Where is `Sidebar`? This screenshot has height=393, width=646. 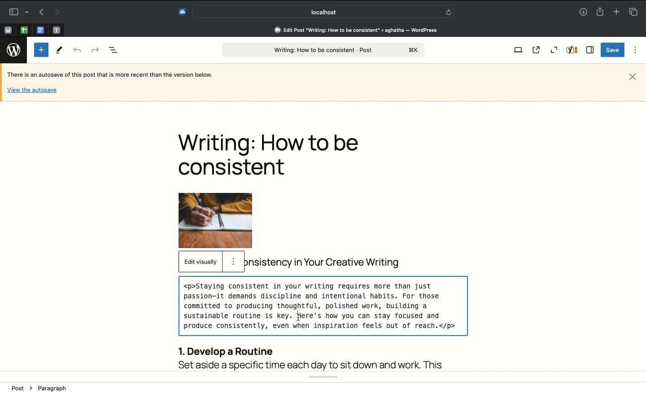
Sidebar is located at coordinates (17, 11).